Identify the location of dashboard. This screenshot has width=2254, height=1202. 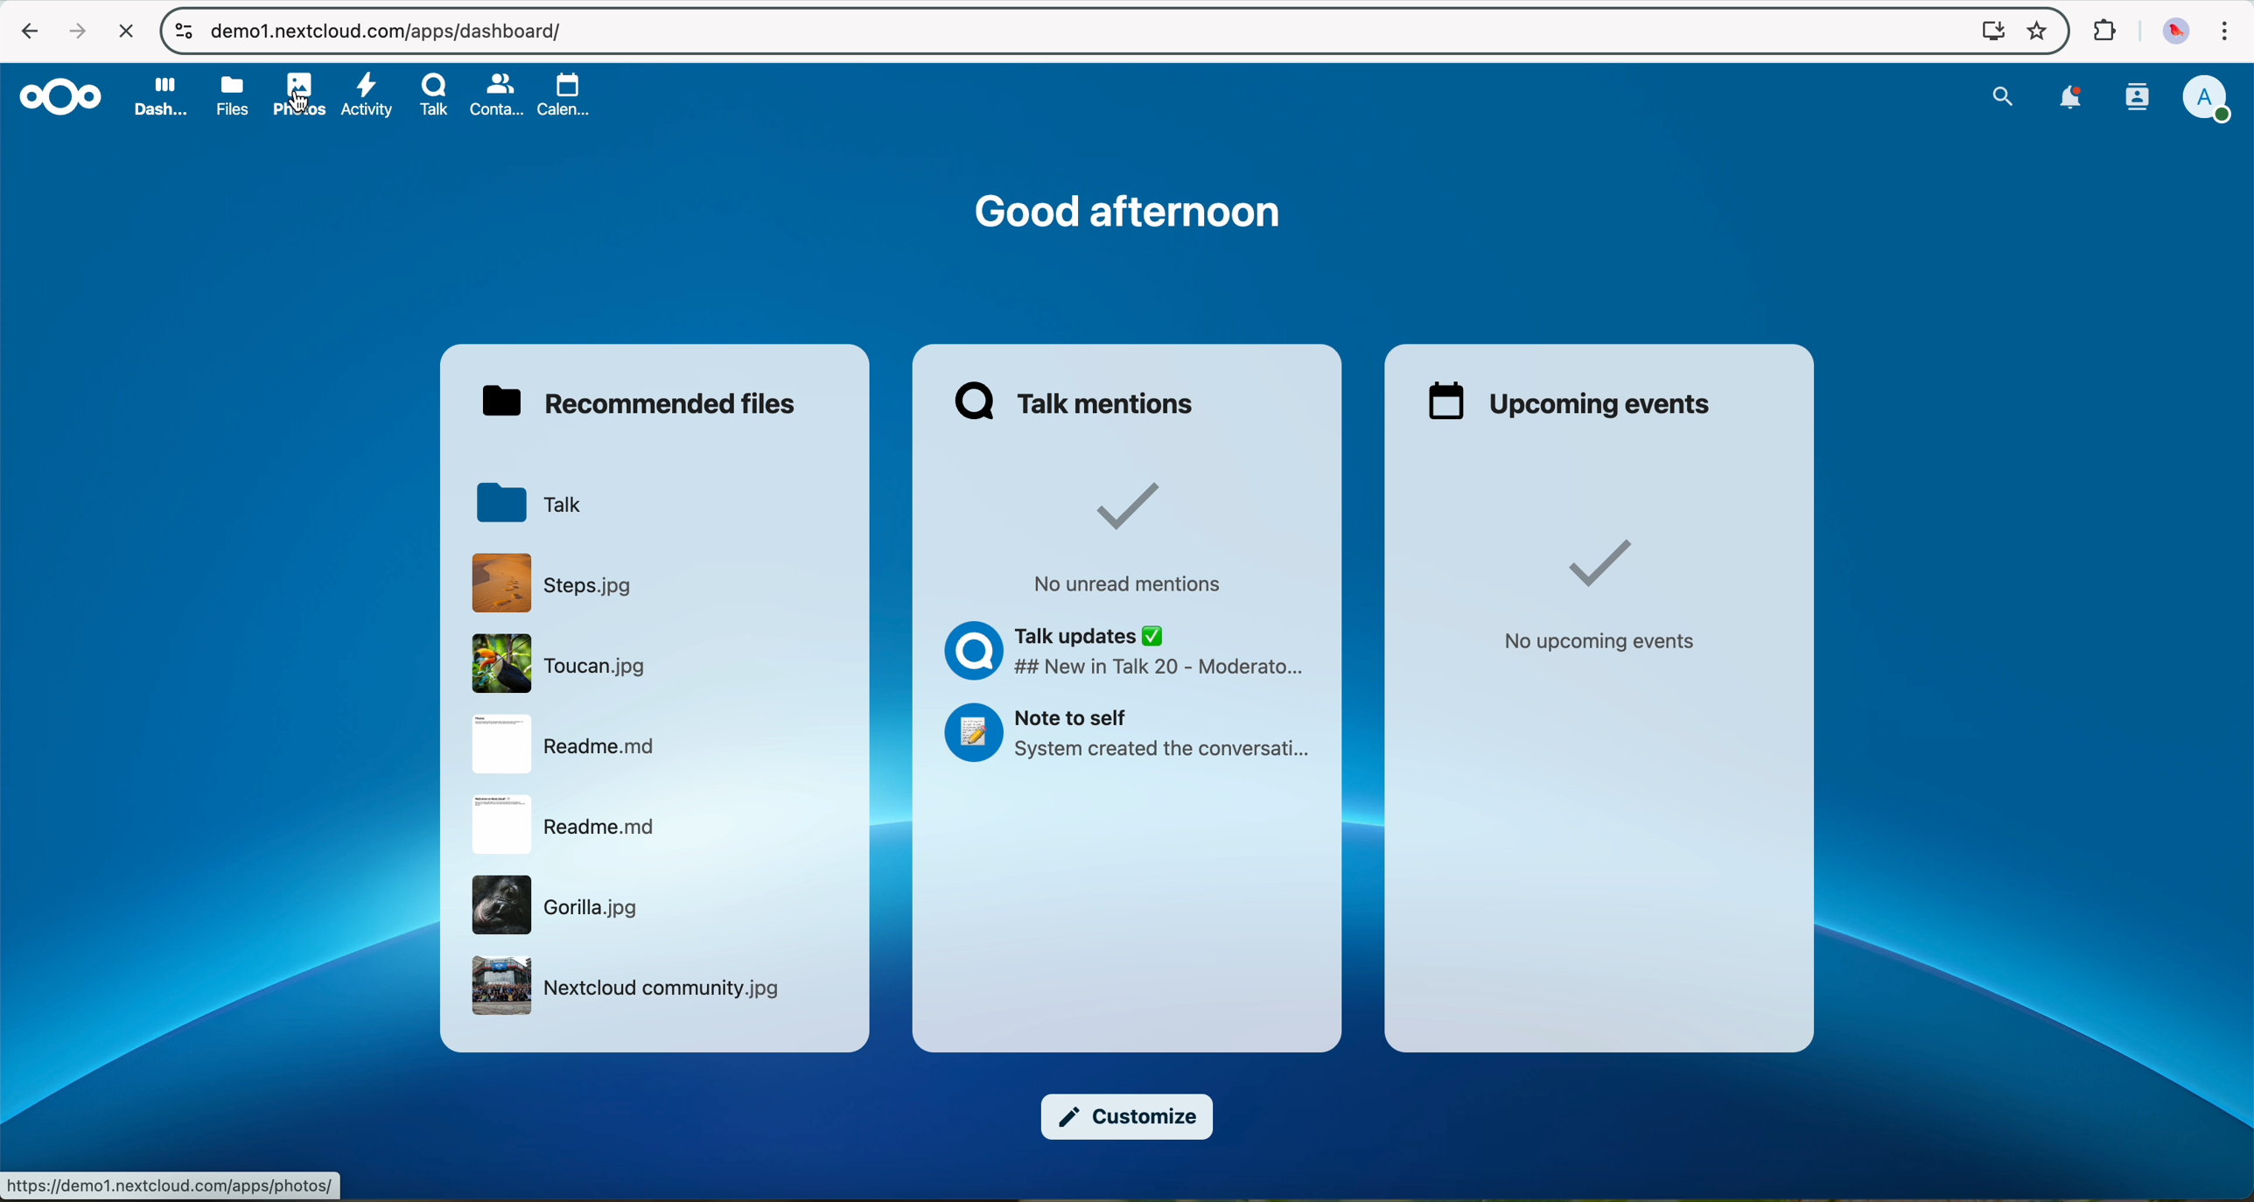
(157, 96).